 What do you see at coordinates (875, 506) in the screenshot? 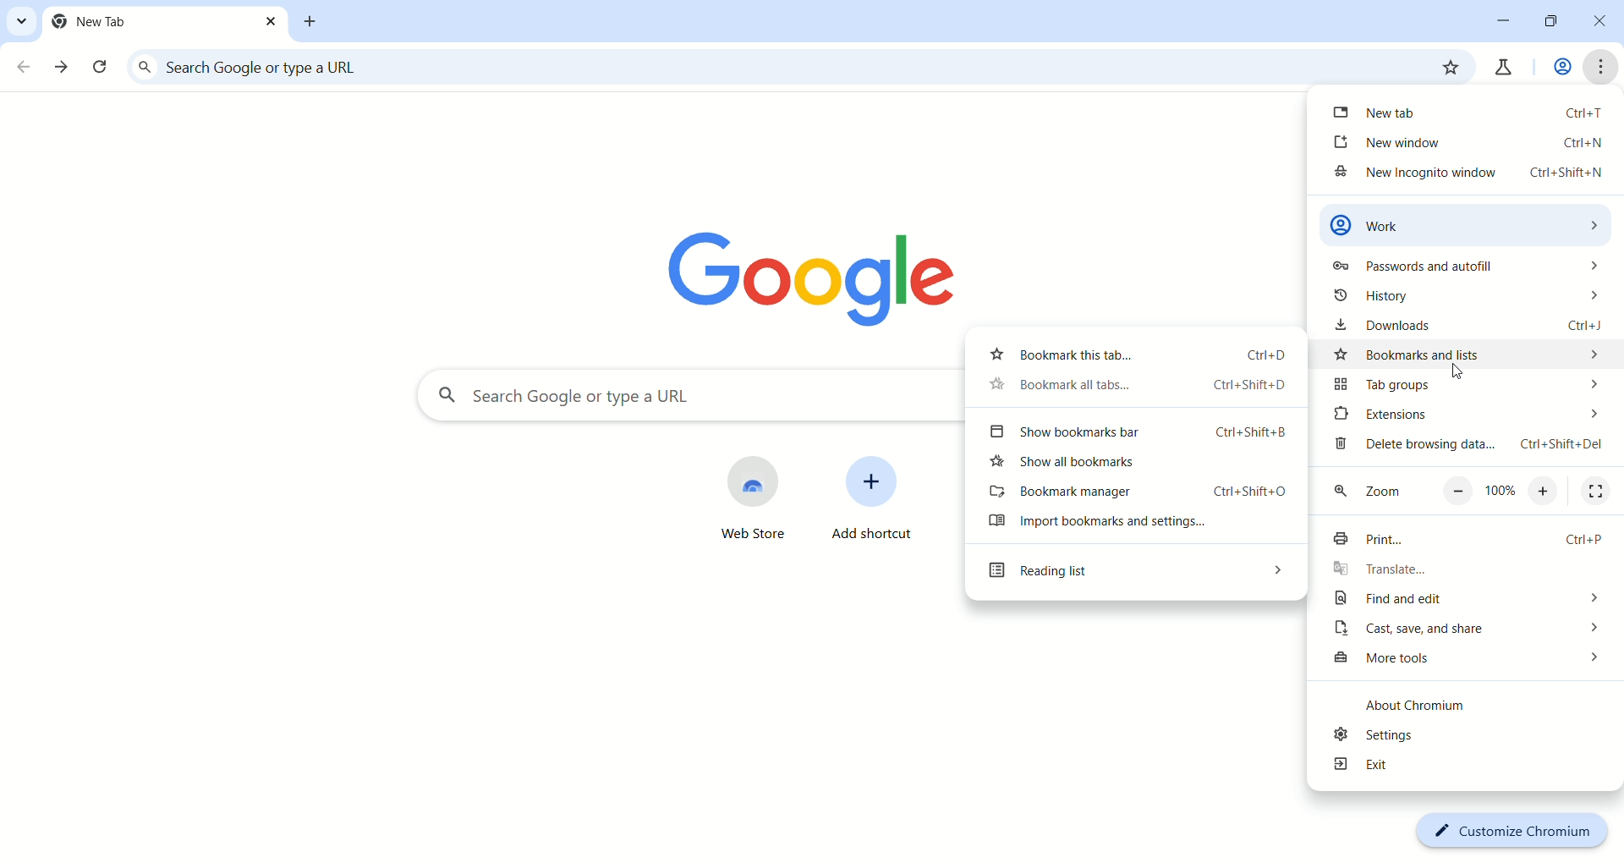
I see `add shortcut` at bounding box center [875, 506].